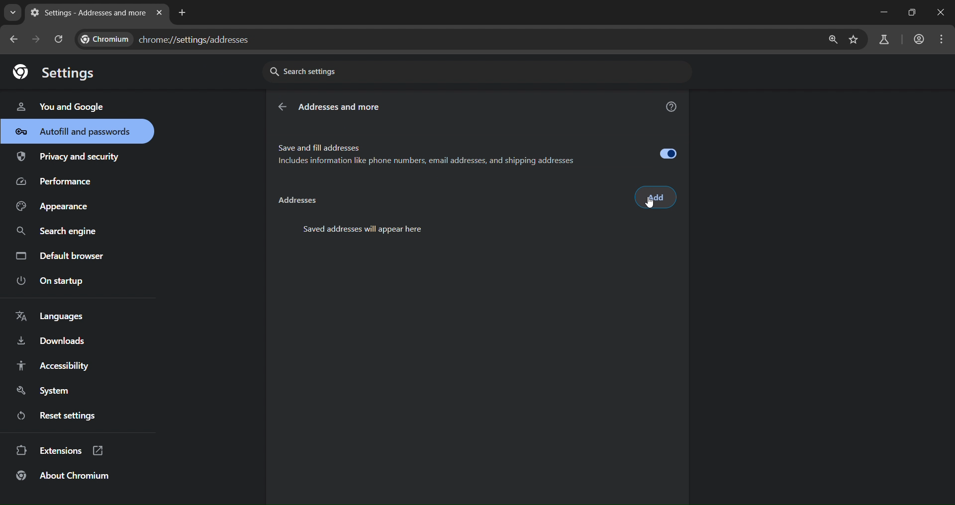  Describe the element at coordinates (60, 449) in the screenshot. I see `extensions` at that location.